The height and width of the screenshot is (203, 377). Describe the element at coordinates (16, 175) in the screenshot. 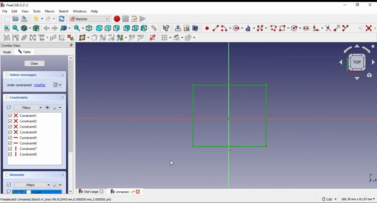

I see `elements` at that location.